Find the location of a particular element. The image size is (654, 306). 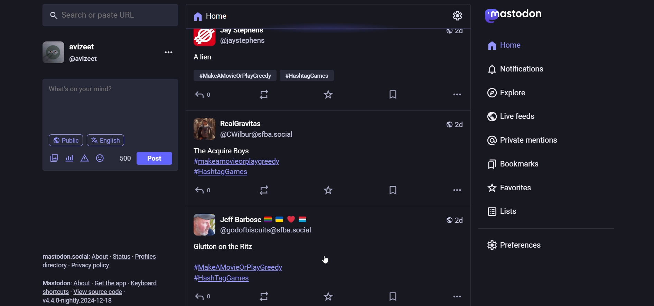

bookmark is located at coordinates (392, 191).